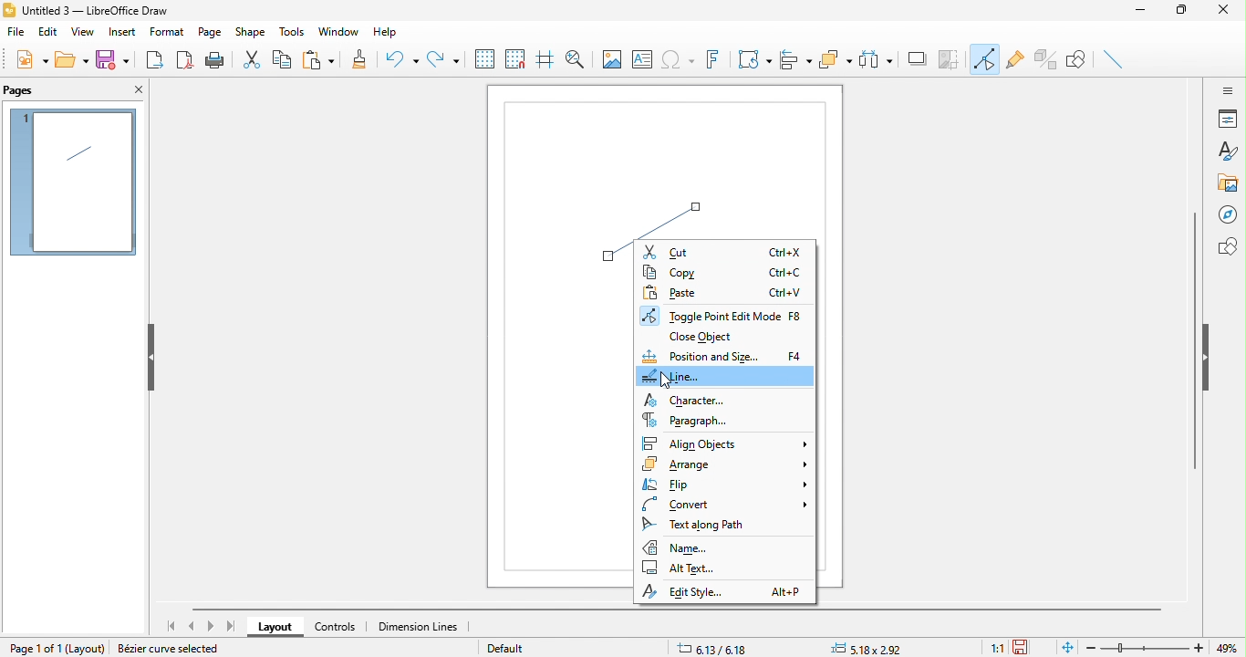  I want to click on hide, so click(150, 359).